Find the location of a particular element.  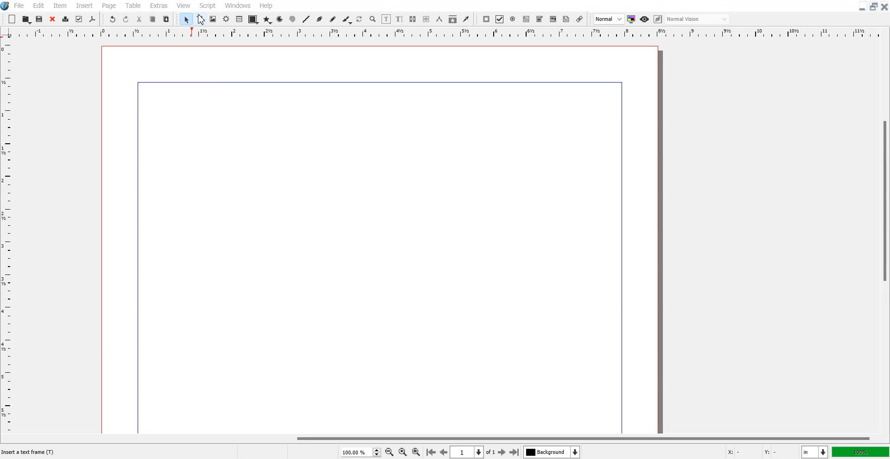

Select current page is located at coordinates (473, 452).